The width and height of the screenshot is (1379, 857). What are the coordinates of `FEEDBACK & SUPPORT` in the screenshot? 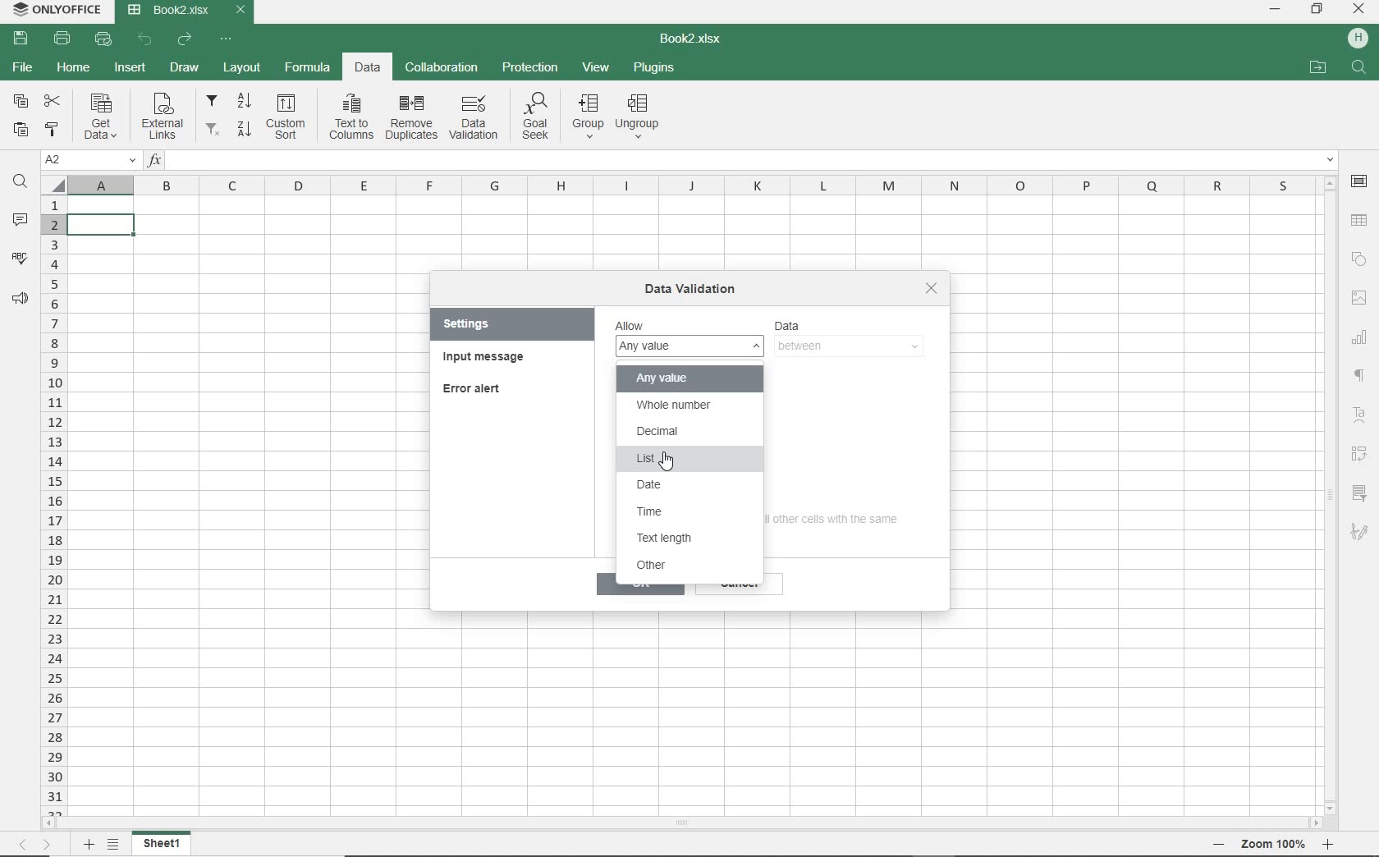 It's located at (21, 299).